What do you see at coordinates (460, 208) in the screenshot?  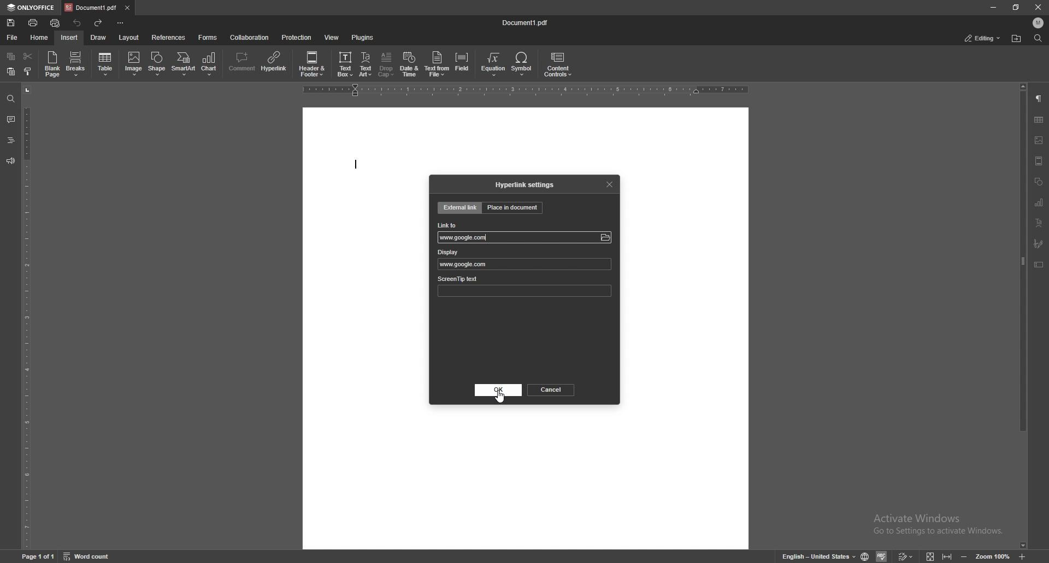 I see `external link` at bounding box center [460, 208].